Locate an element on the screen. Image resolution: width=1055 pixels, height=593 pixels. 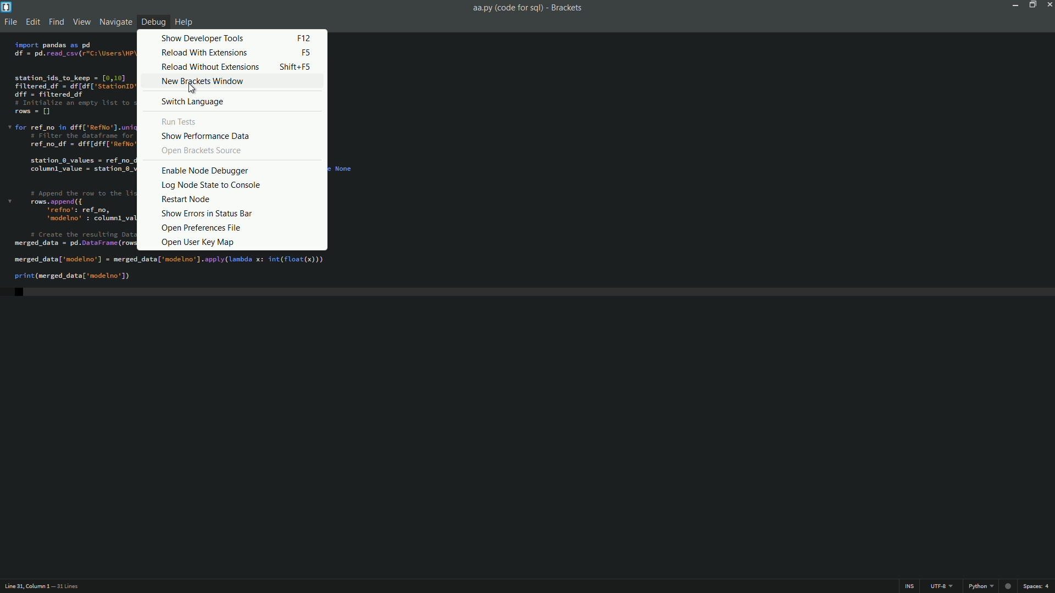
File name is located at coordinates (529, 8).